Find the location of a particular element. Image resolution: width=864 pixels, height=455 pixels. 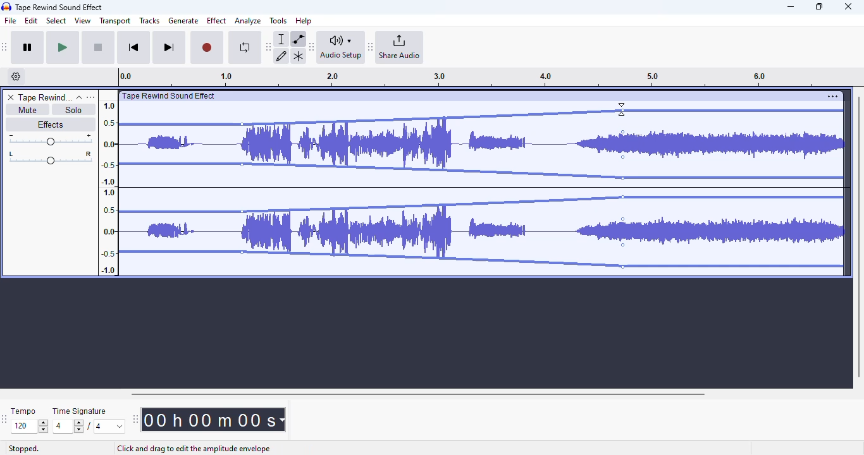

mute is located at coordinates (27, 110).